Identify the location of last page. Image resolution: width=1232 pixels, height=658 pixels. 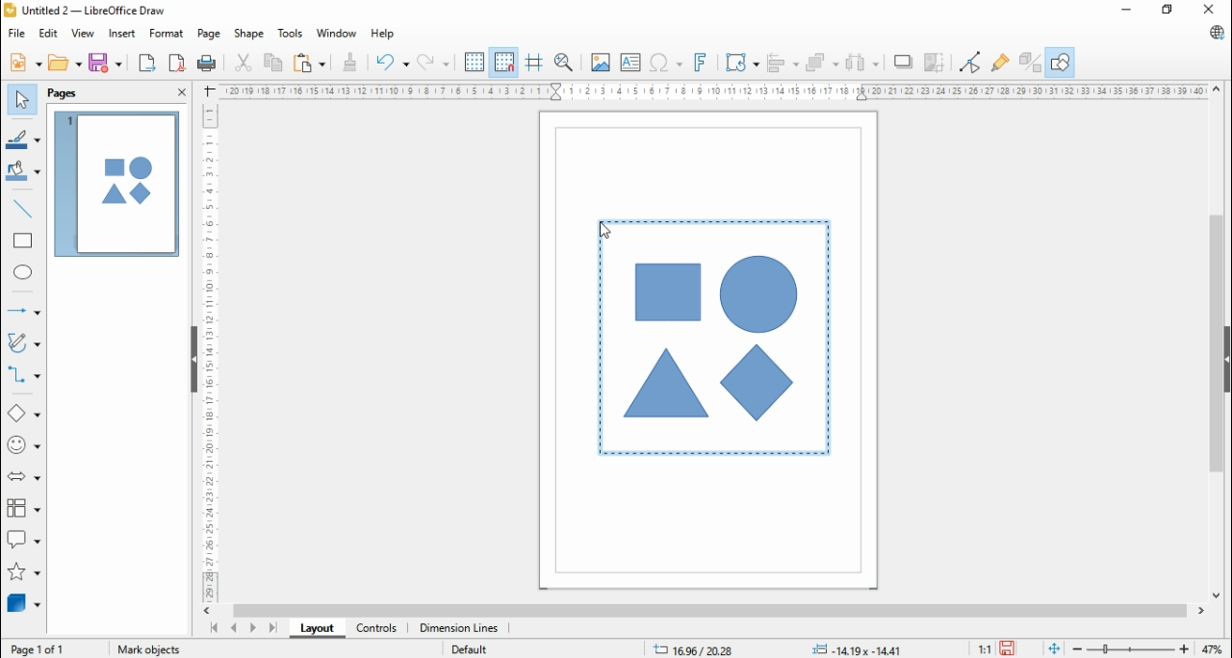
(272, 629).